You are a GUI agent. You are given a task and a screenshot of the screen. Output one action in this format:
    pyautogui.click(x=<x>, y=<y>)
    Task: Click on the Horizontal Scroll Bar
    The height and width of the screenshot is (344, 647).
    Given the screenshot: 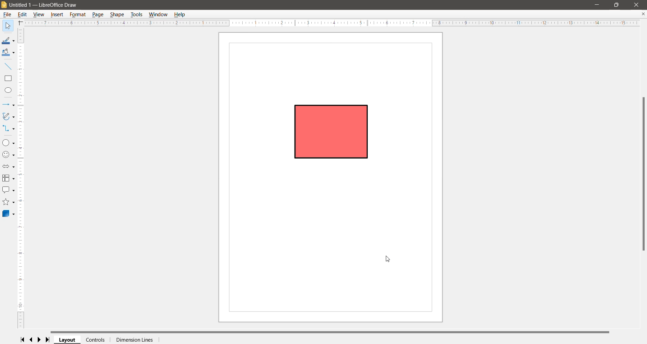 What is the action you would take?
    pyautogui.click(x=331, y=332)
    